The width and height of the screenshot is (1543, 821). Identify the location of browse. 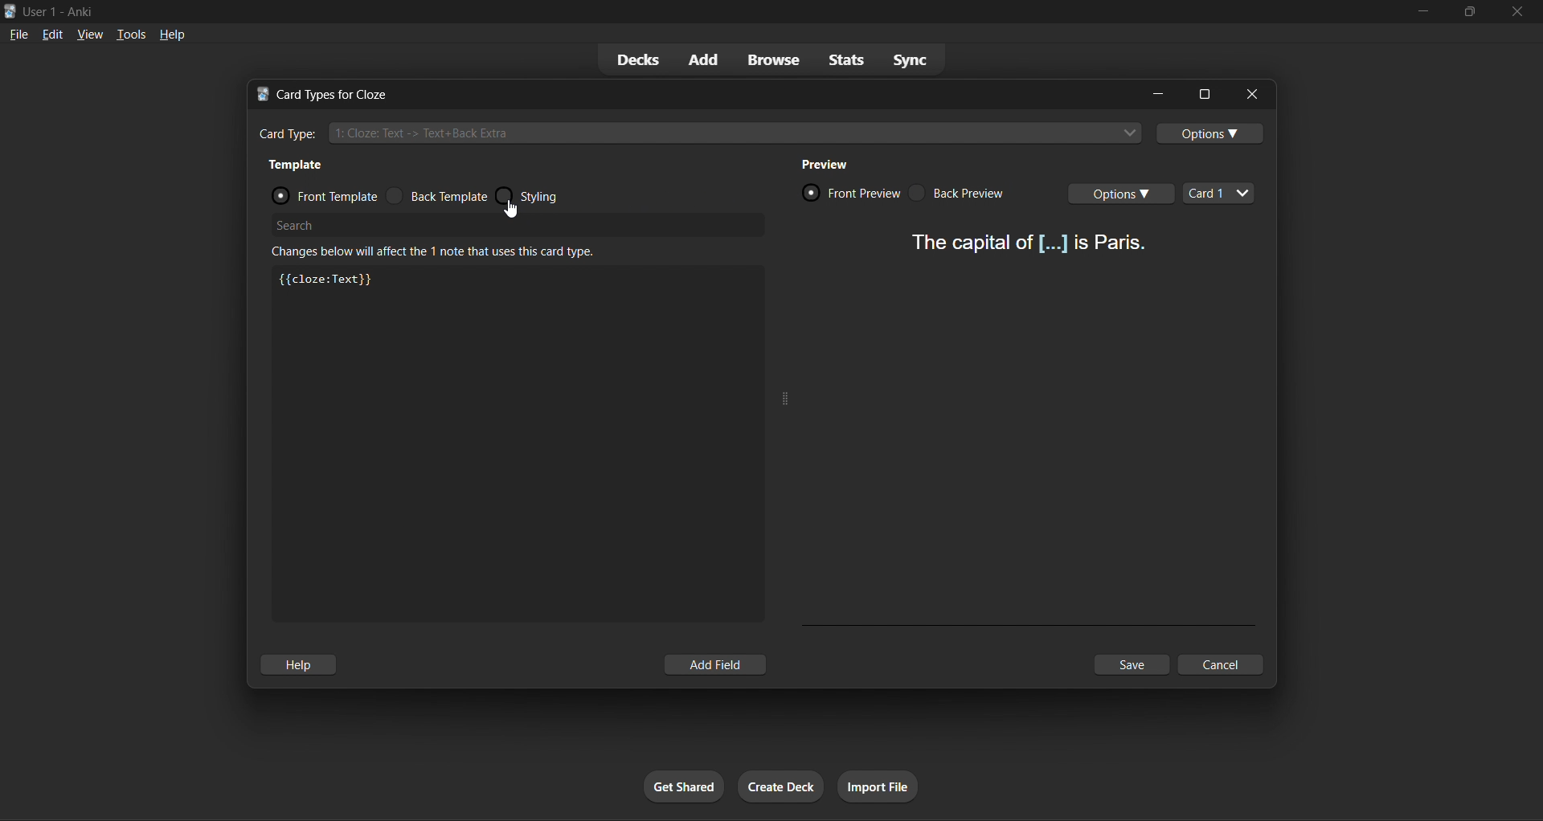
(771, 59).